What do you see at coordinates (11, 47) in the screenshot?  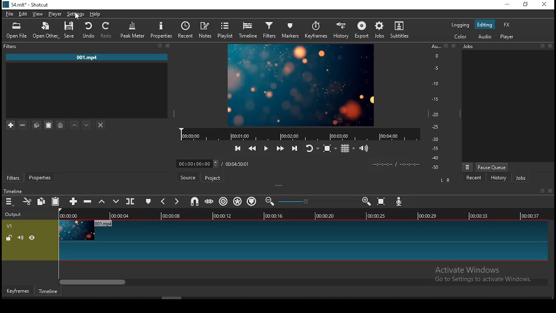 I see `Filter` at bounding box center [11, 47].